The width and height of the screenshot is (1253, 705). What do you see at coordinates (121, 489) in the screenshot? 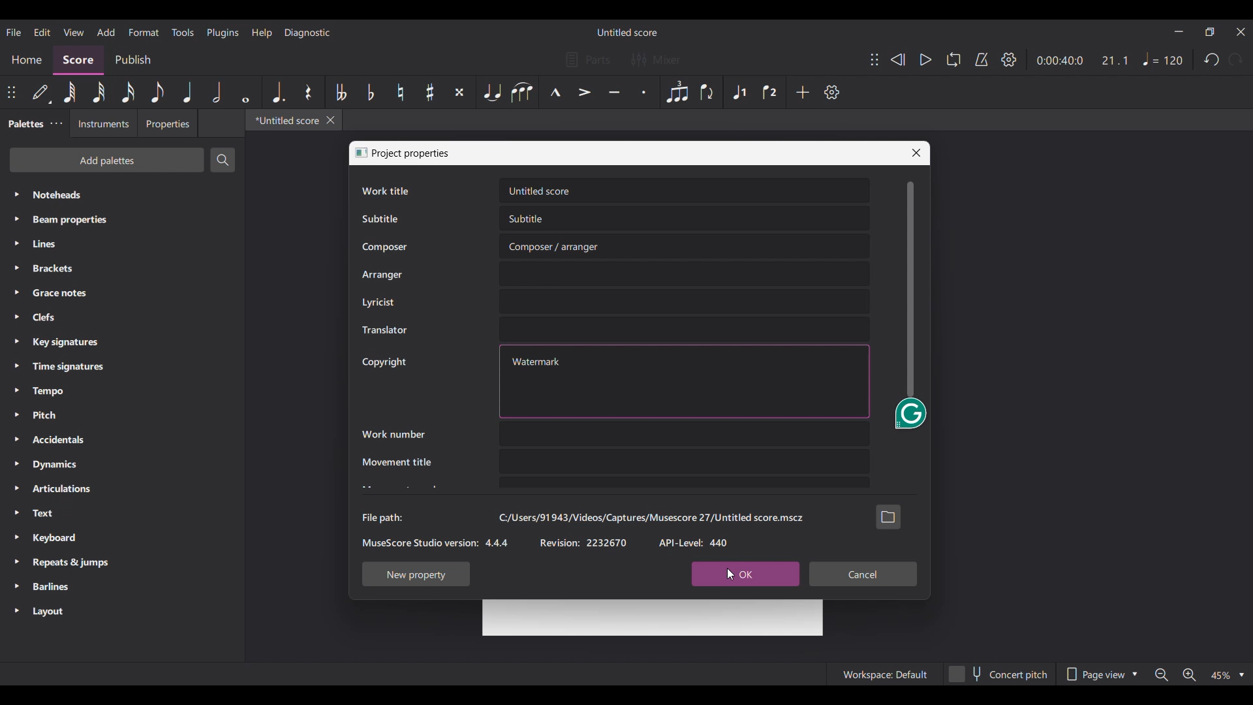
I see `Articulations` at bounding box center [121, 489].